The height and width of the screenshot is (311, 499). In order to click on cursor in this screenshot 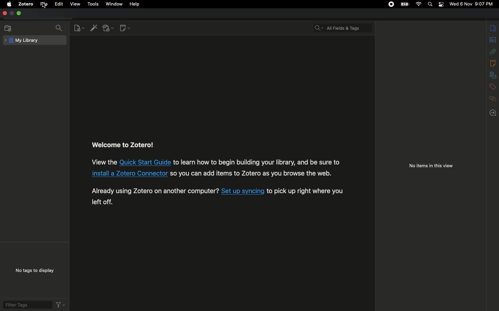, I will do `click(44, 5)`.